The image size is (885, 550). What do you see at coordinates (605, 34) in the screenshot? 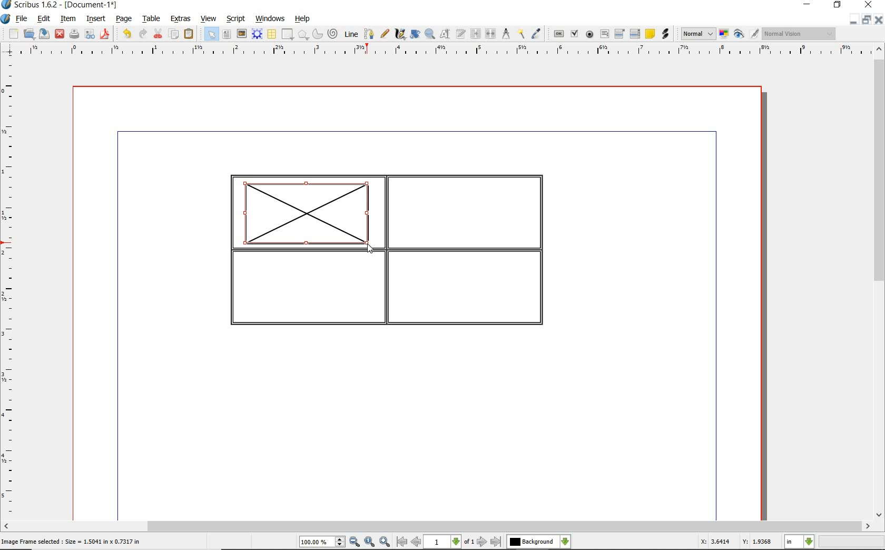
I see `pdf text field` at bounding box center [605, 34].